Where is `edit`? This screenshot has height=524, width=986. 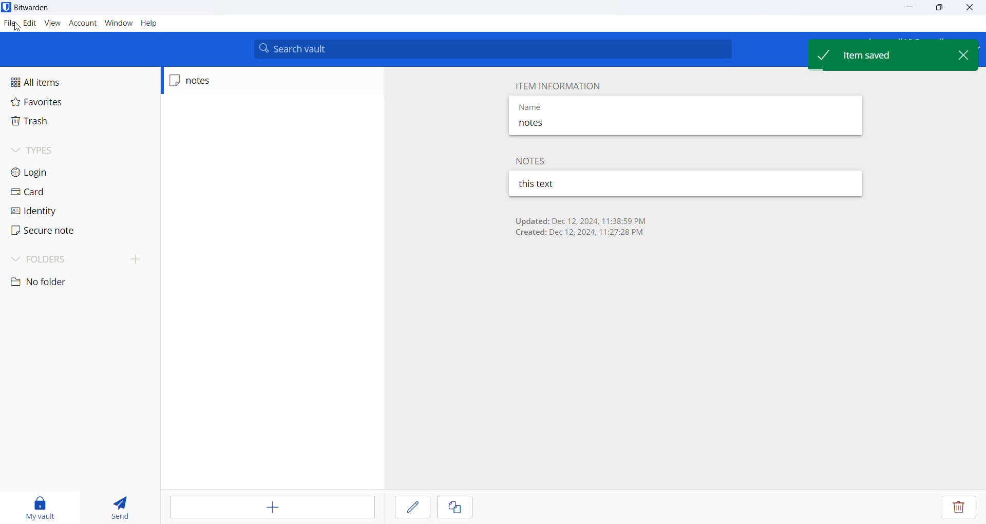
edit is located at coordinates (29, 24).